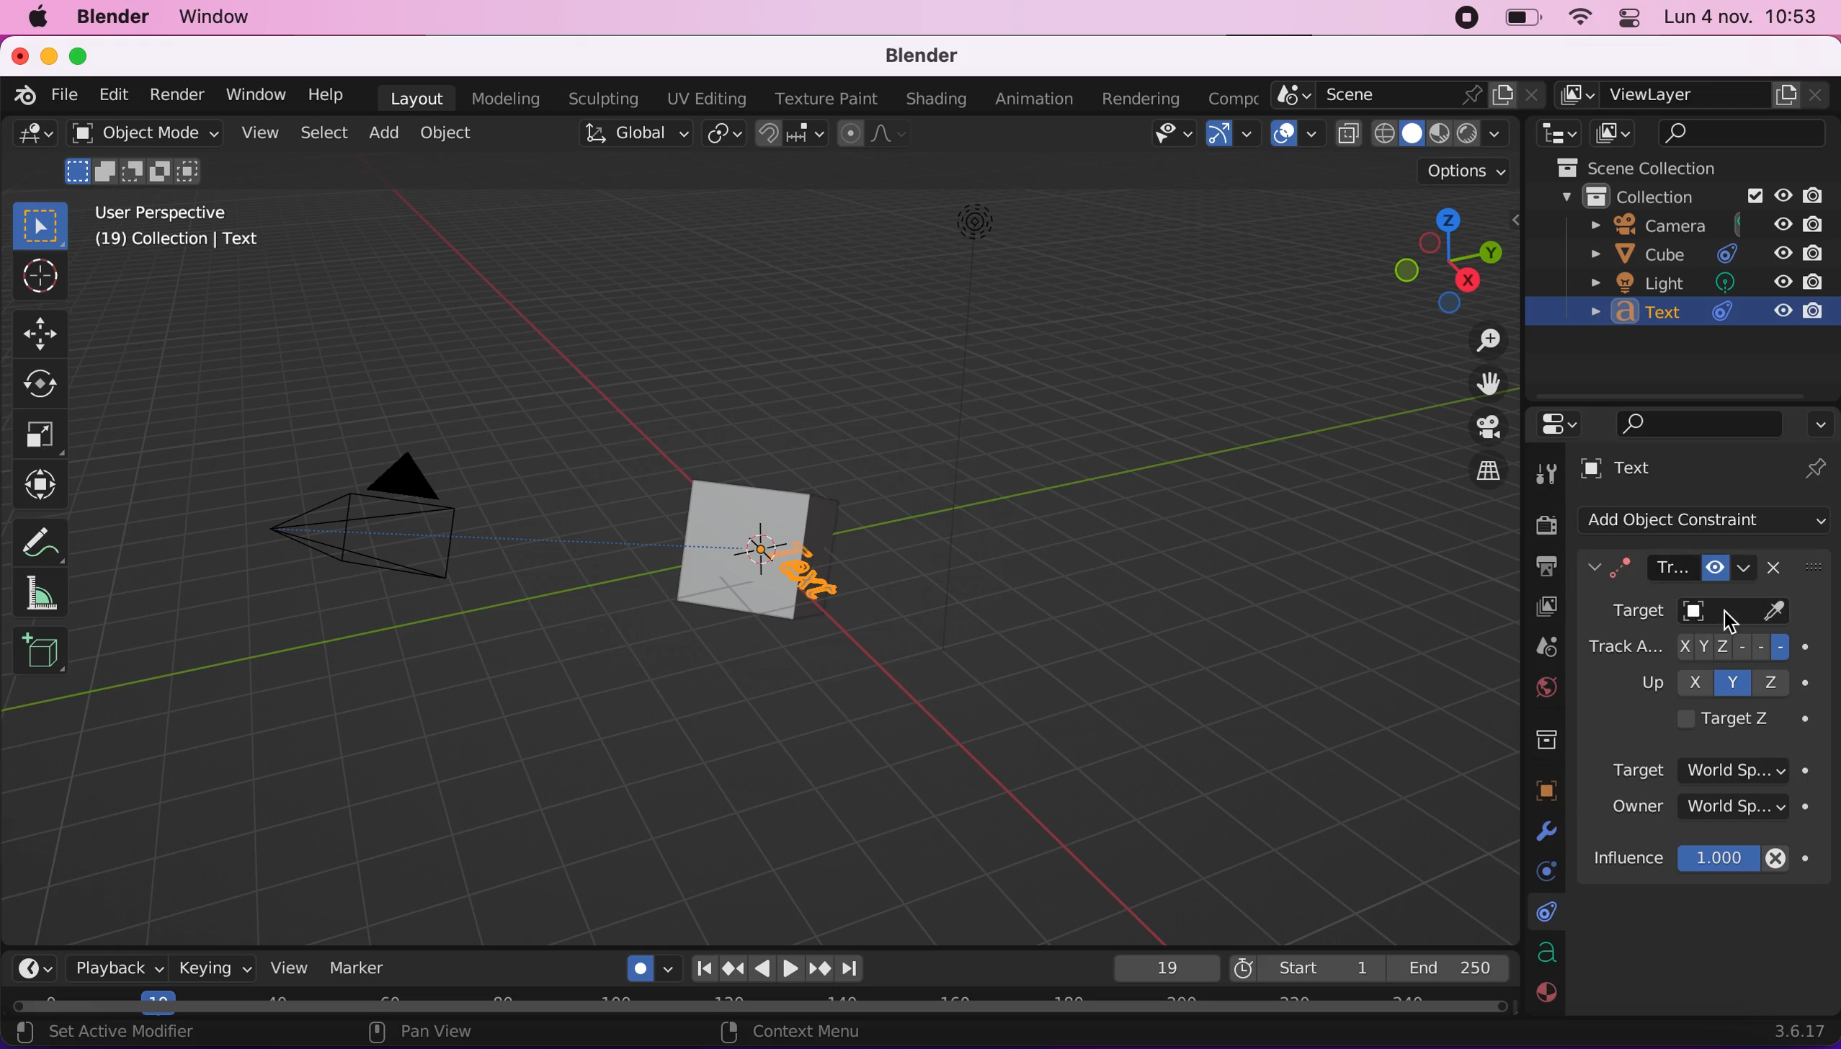 The image size is (1841, 1049). What do you see at coordinates (1680, 568) in the screenshot?
I see `constraint panel` at bounding box center [1680, 568].